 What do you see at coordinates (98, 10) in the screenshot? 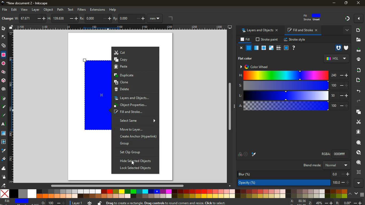
I see `extensions` at bounding box center [98, 10].